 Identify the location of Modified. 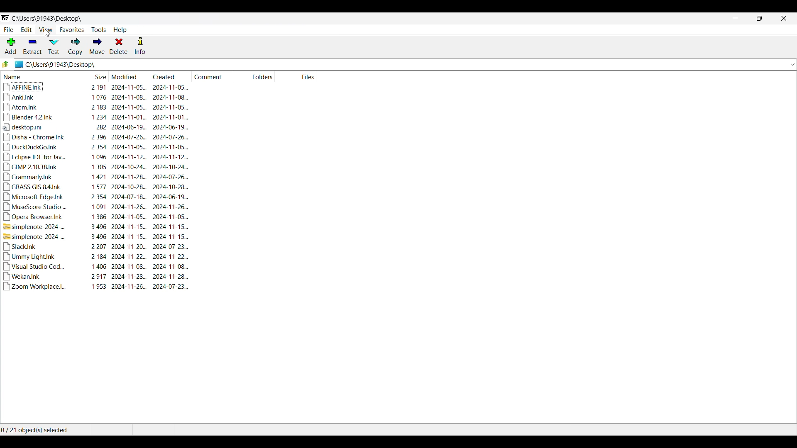
(127, 76).